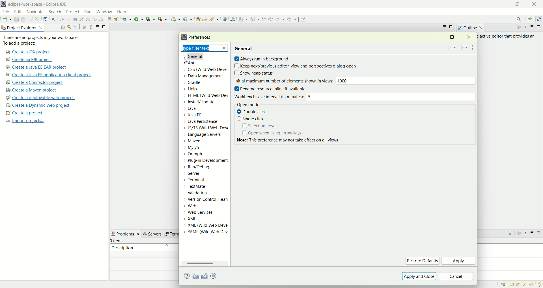 This screenshot has width=543, height=288. What do you see at coordinates (34, 83) in the screenshot?
I see `create a connector project` at bounding box center [34, 83].